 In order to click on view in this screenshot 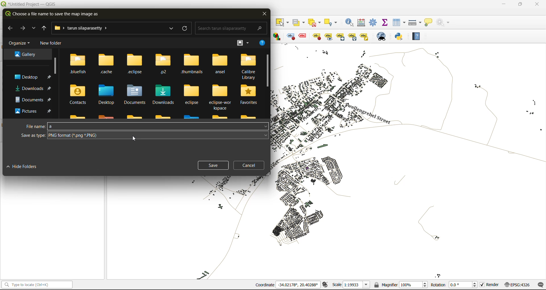, I will do `click(243, 42)`.